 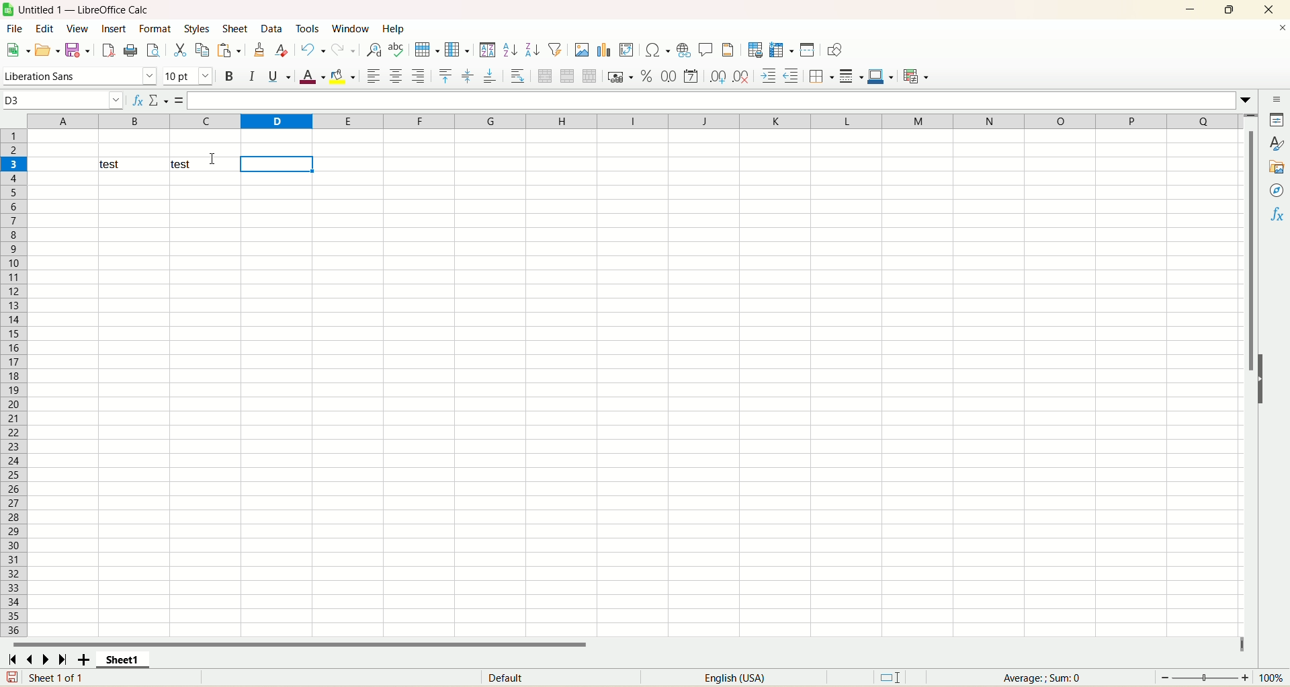 What do you see at coordinates (273, 28) in the screenshot?
I see `data` at bounding box center [273, 28].